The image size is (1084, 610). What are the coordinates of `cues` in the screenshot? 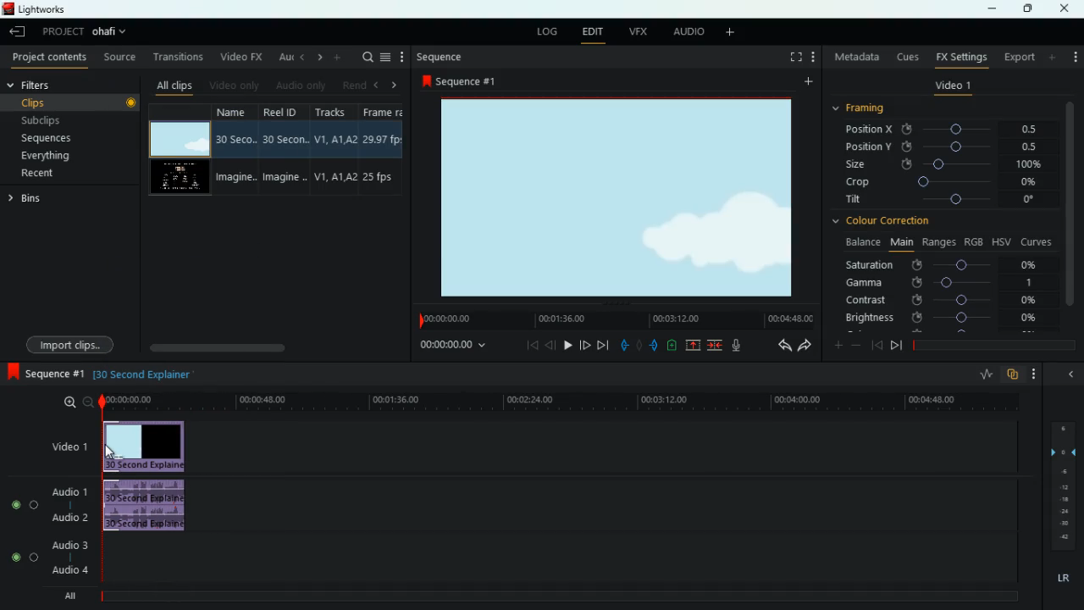 It's located at (903, 56).